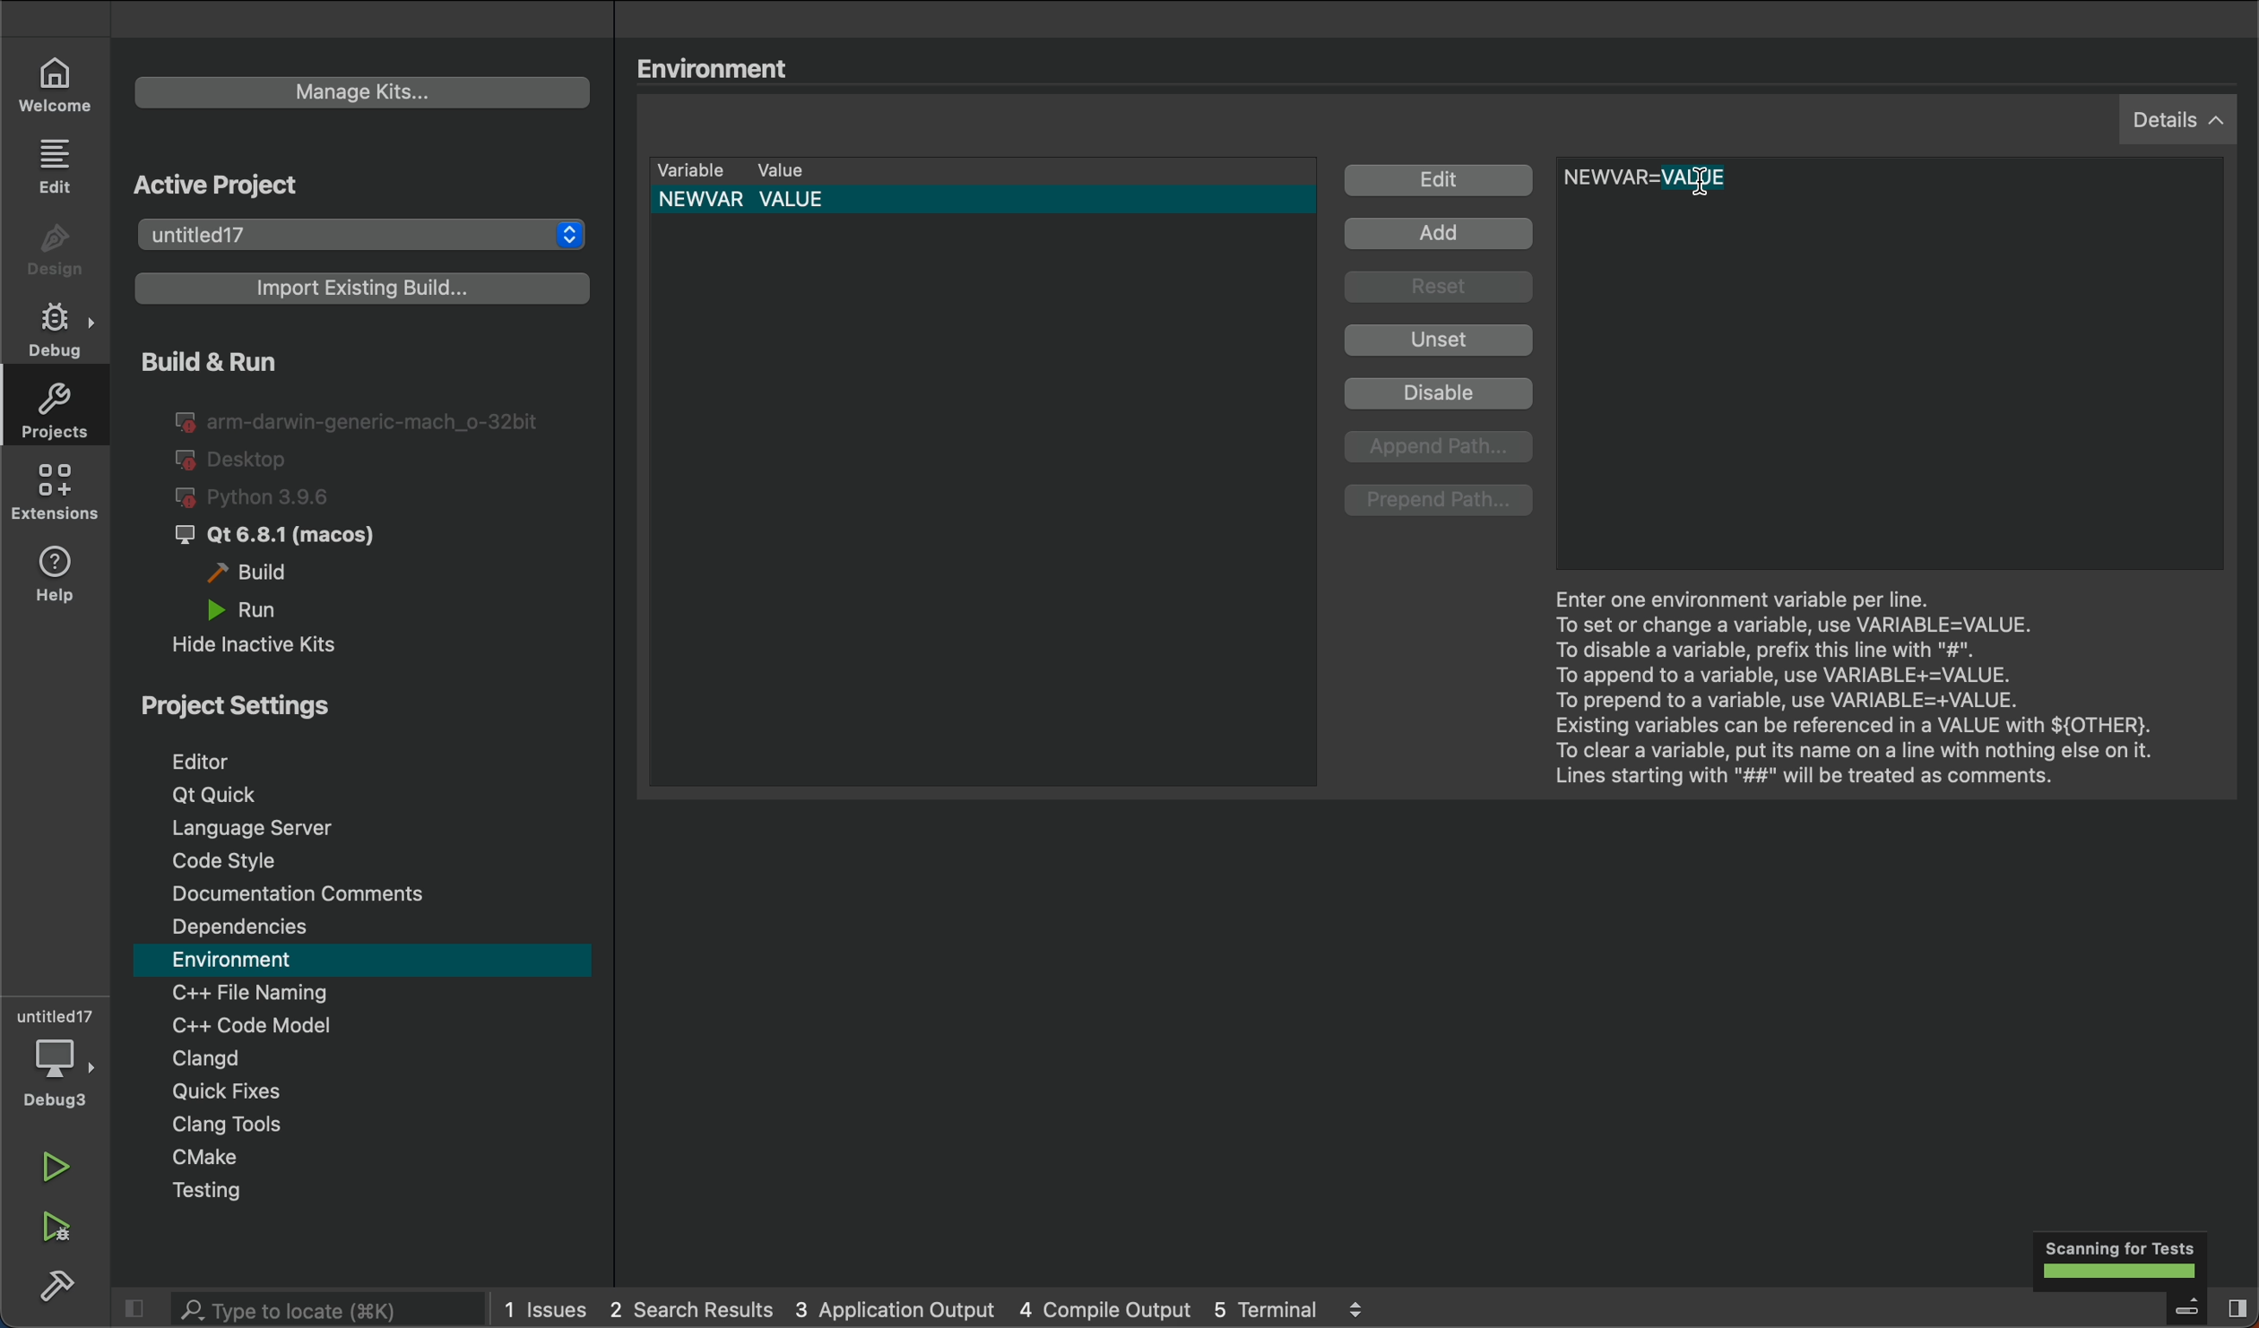 The image size is (2259, 1328). Describe the element at coordinates (726, 65) in the screenshot. I see `Environment` at that location.